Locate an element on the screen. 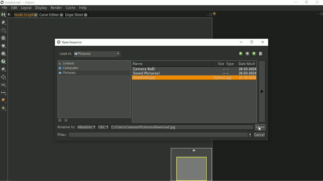 The width and height of the screenshot is (323, 181). Keyer is located at coordinates (4, 61).